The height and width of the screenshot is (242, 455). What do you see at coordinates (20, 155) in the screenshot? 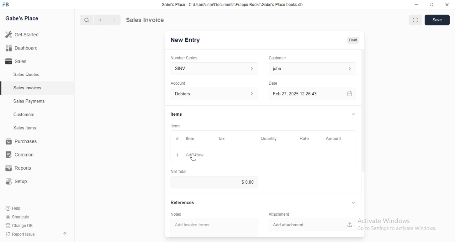
I see `common` at bounding box center [20, 155].